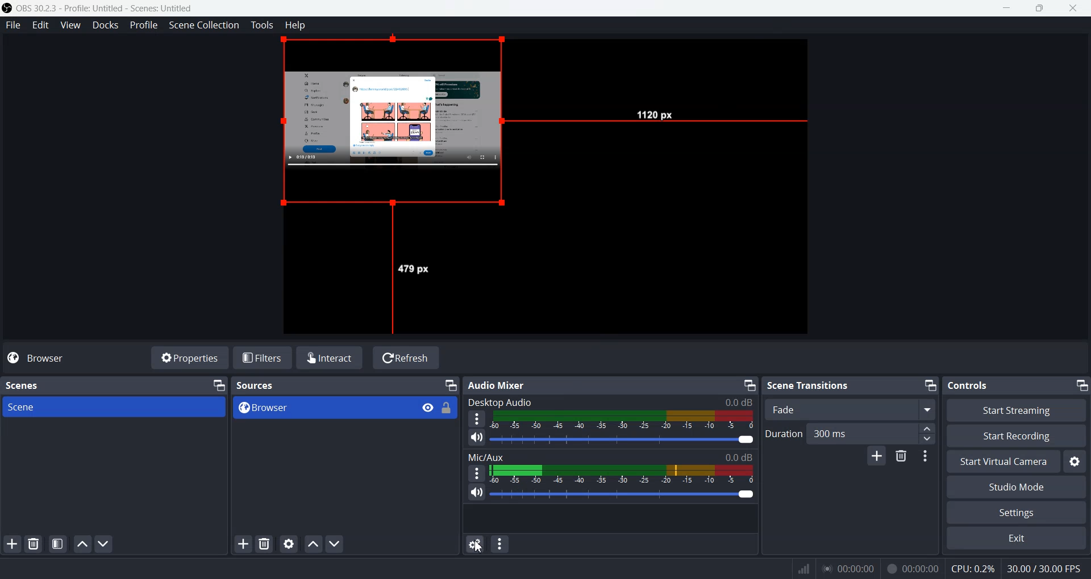  I want to click on Filters, so click(264, 357).